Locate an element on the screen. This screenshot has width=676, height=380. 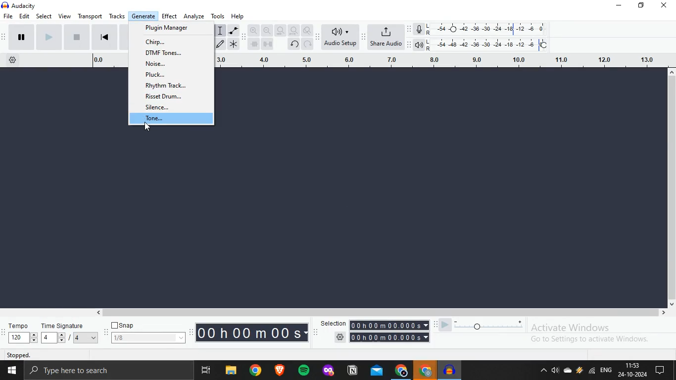
Play is located at coordinates (17, 38).